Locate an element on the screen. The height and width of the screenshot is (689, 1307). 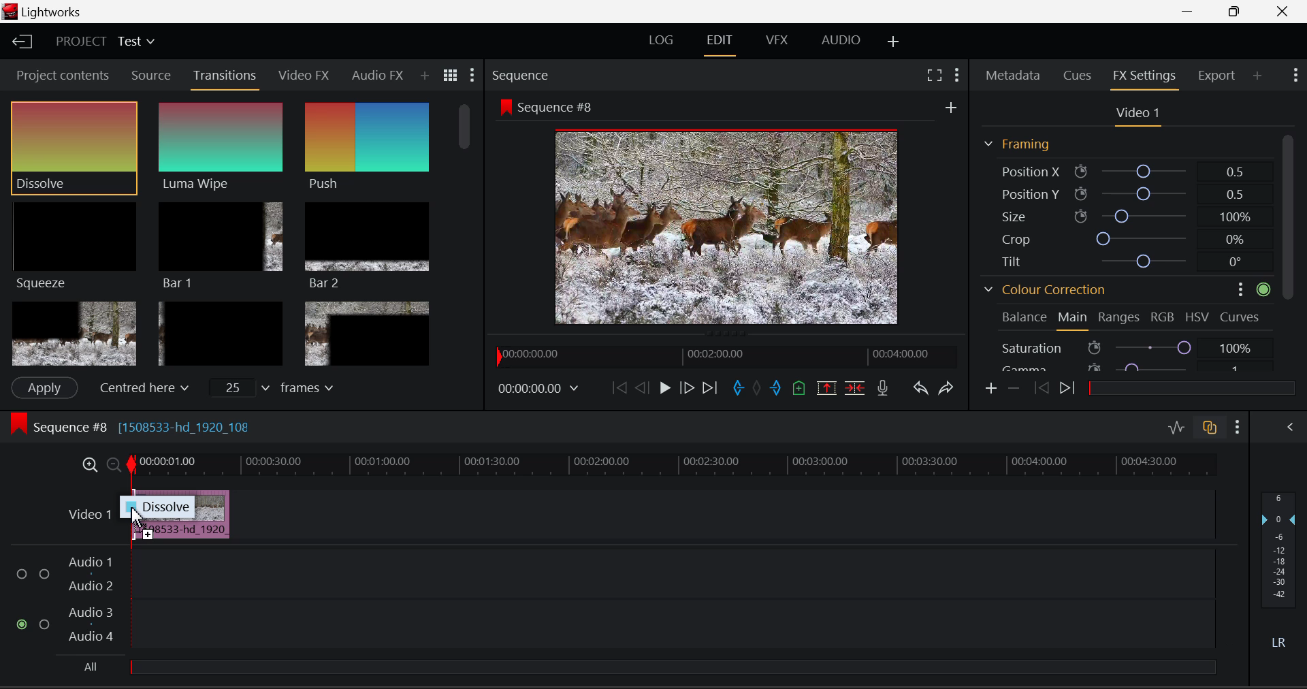
Sequence Preview Section is located at coordinates (523, 76).